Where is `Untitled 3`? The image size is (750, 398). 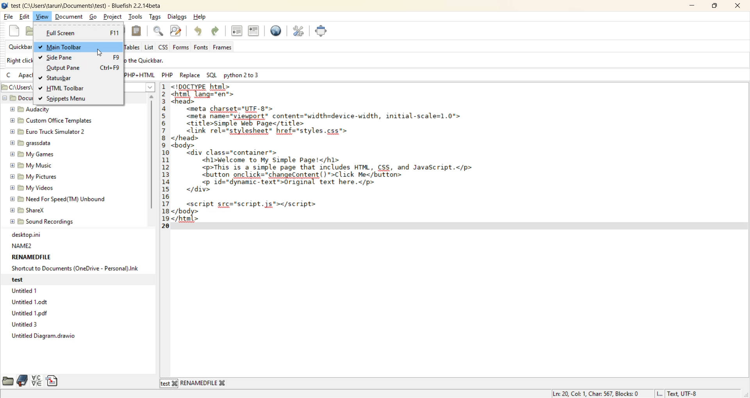 Untitled 3 is located at coordinates (23, 325).